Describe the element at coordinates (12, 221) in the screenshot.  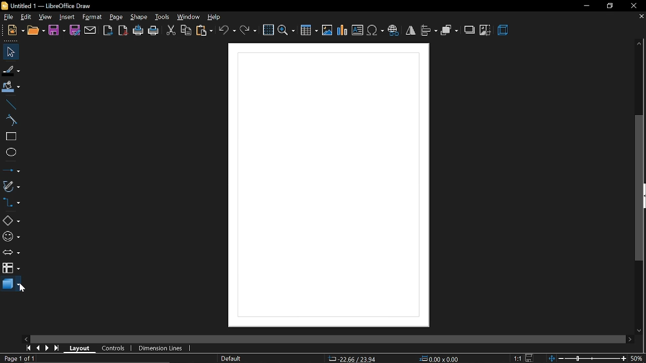
I see `basic shapes` at that location.